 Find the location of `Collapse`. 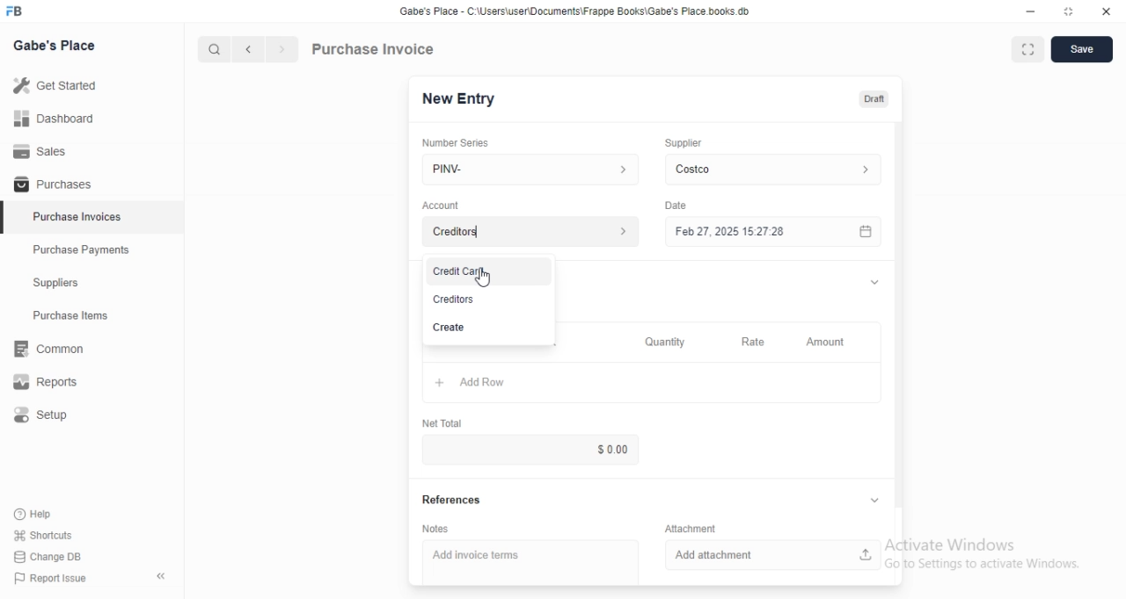

Collapse is located at coordinates (874, 282).